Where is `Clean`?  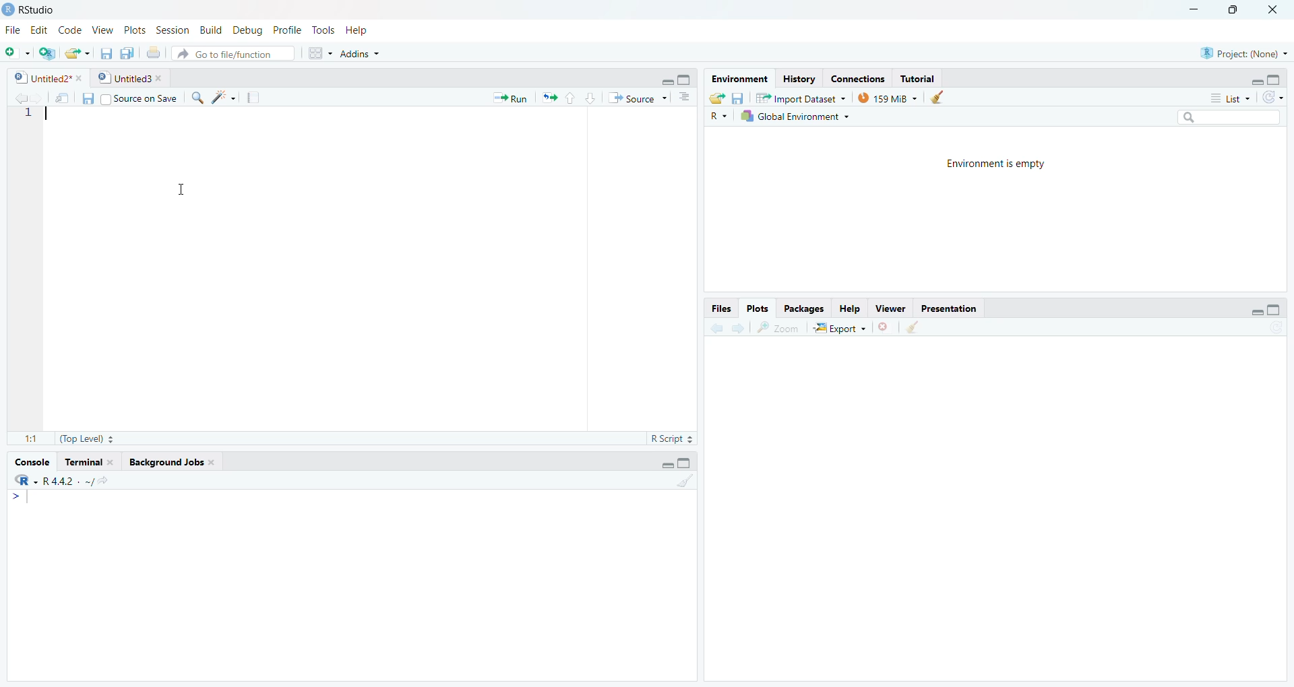
Clean is located at coordinates (685, 481).